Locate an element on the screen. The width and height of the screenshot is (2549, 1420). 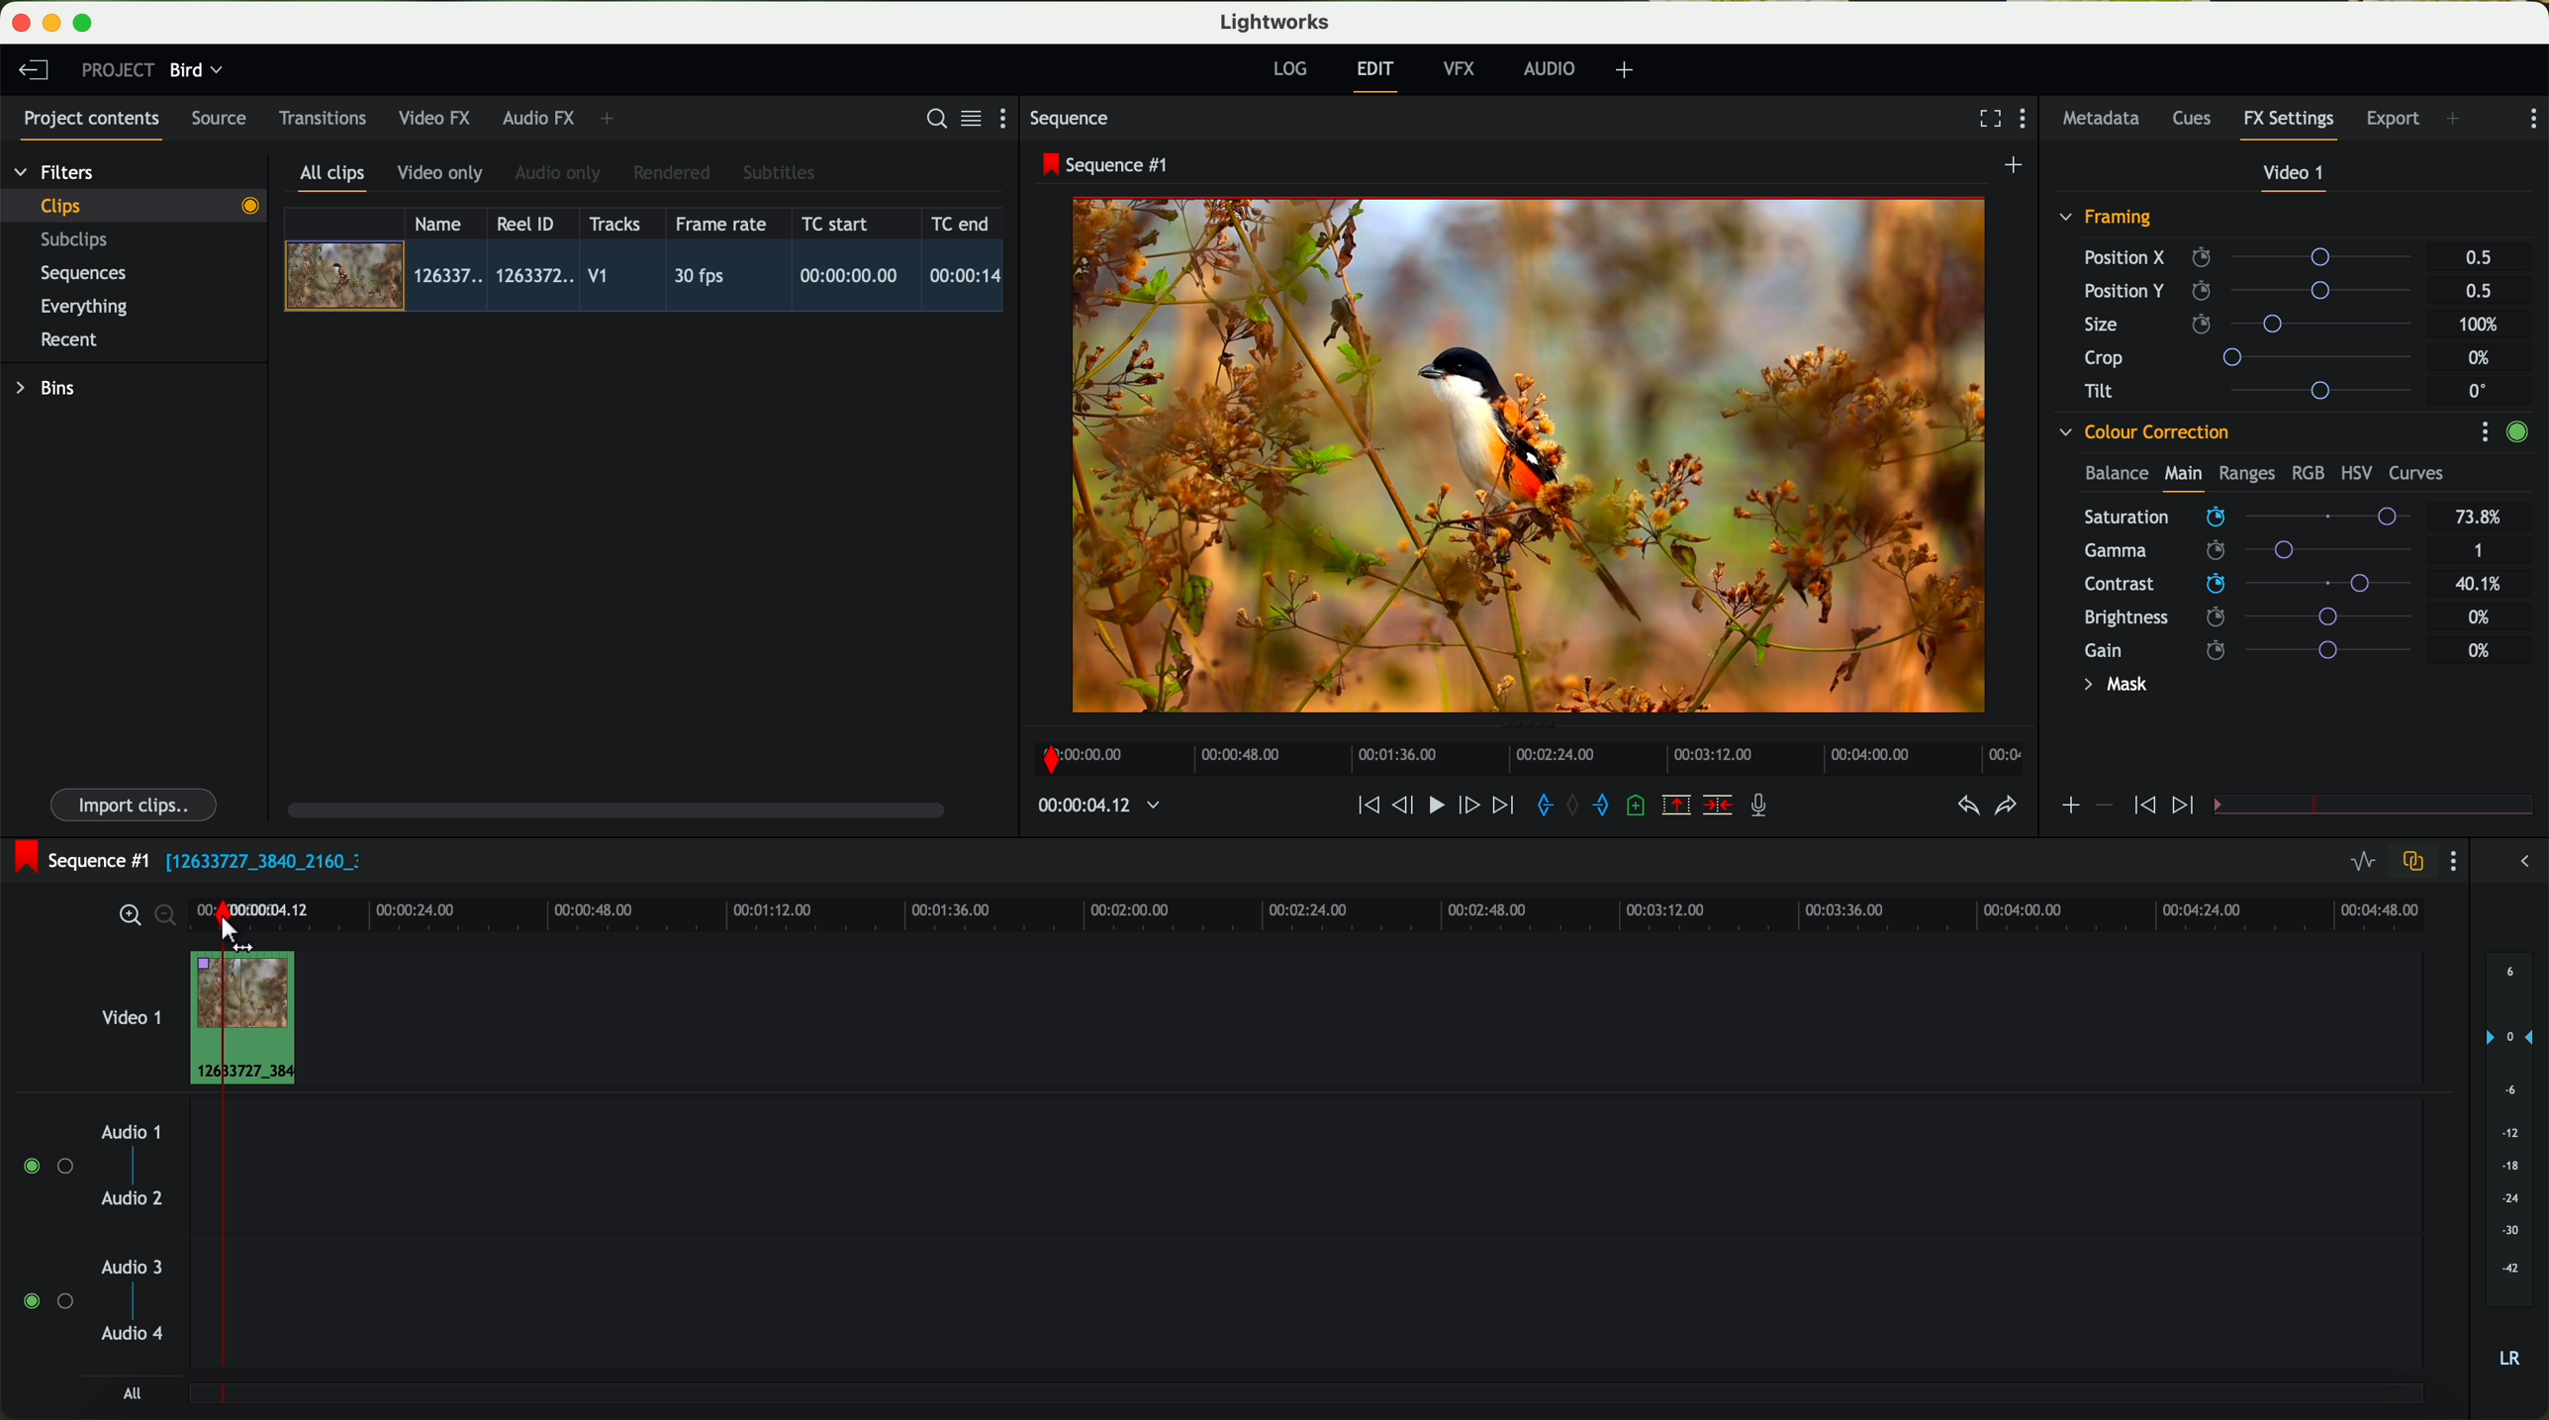
0% is located at coordinates (2480, 615).